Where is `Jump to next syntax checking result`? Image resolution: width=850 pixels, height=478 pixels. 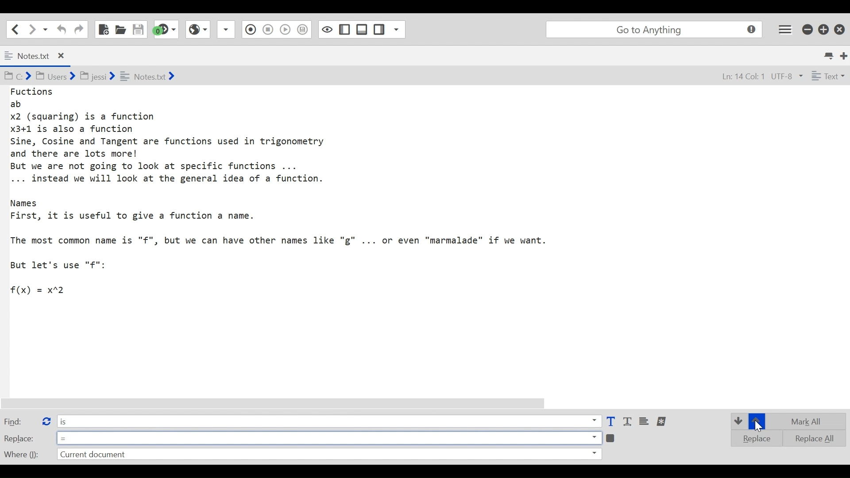 Jump to next syntax checking result is located at coordinates (166, 29).